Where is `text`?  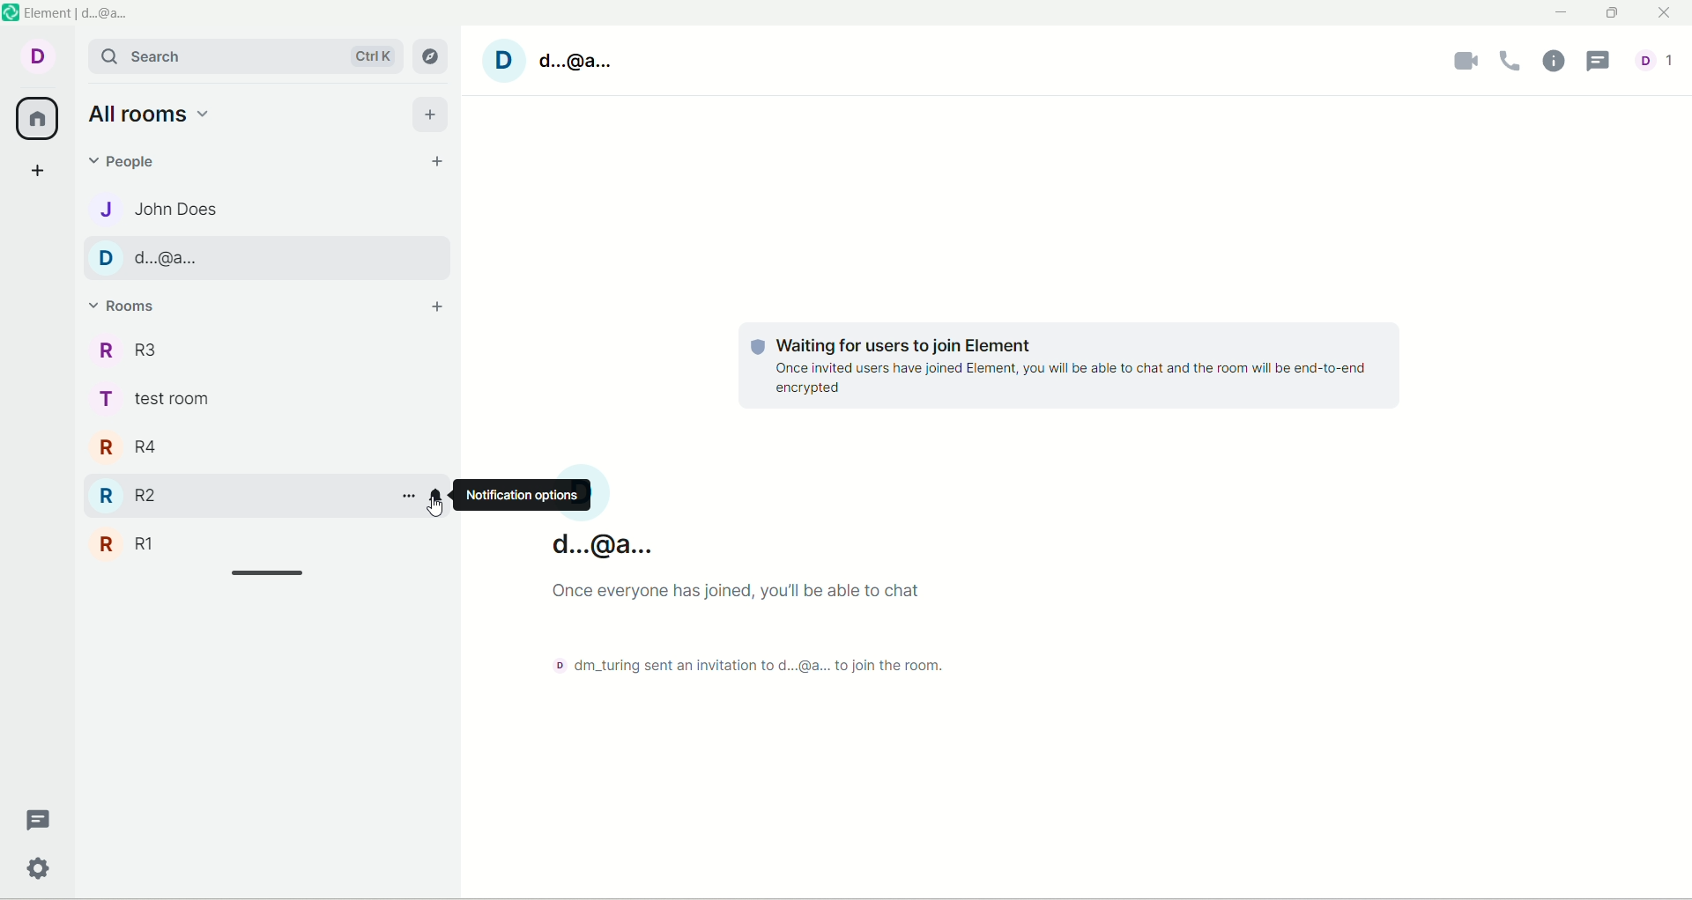 text is located at coordinates (1058, 367).